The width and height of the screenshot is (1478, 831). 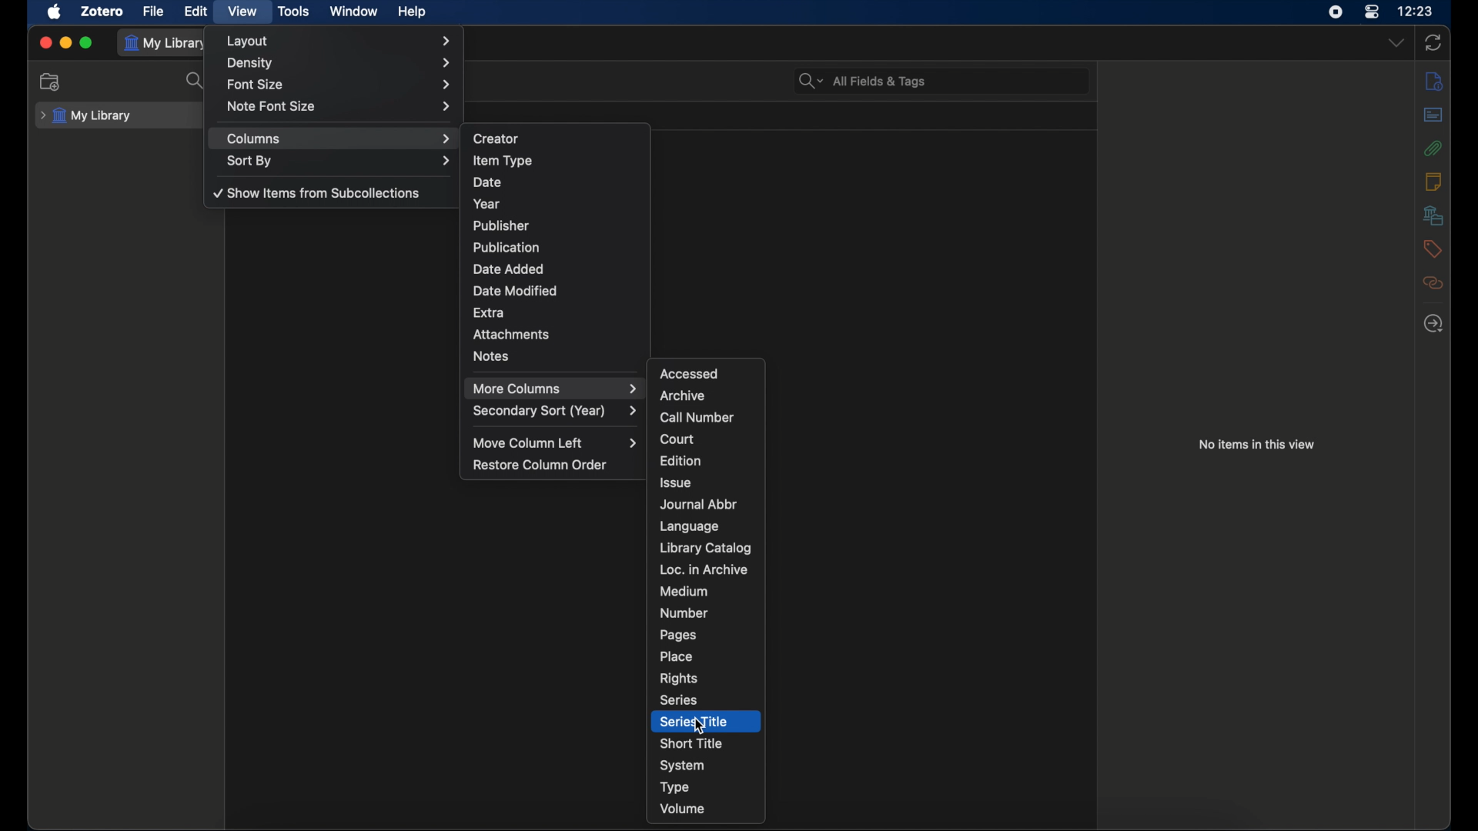 I want to click on dropdown, so click(x=1396, y=42).